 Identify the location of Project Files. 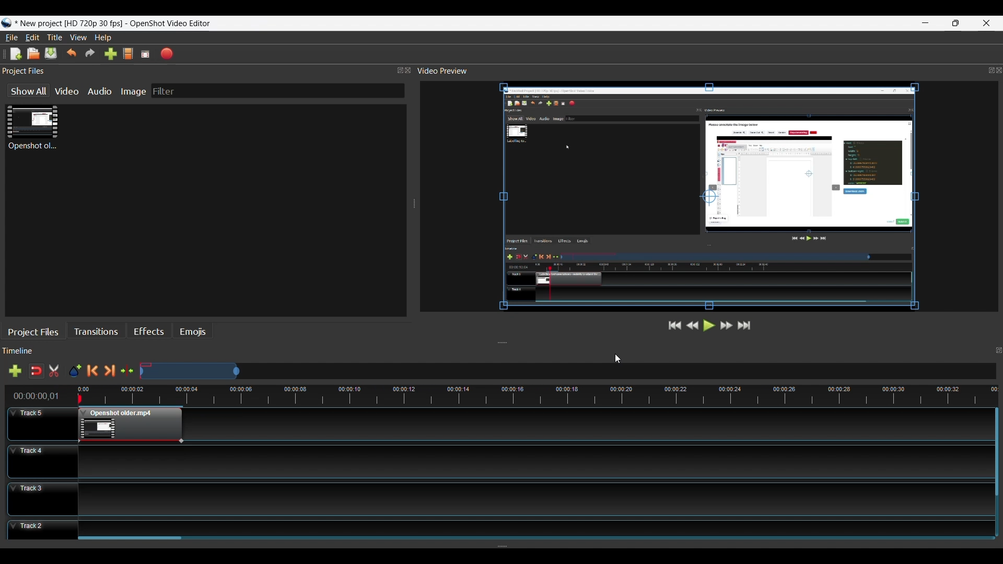
(206, 72).